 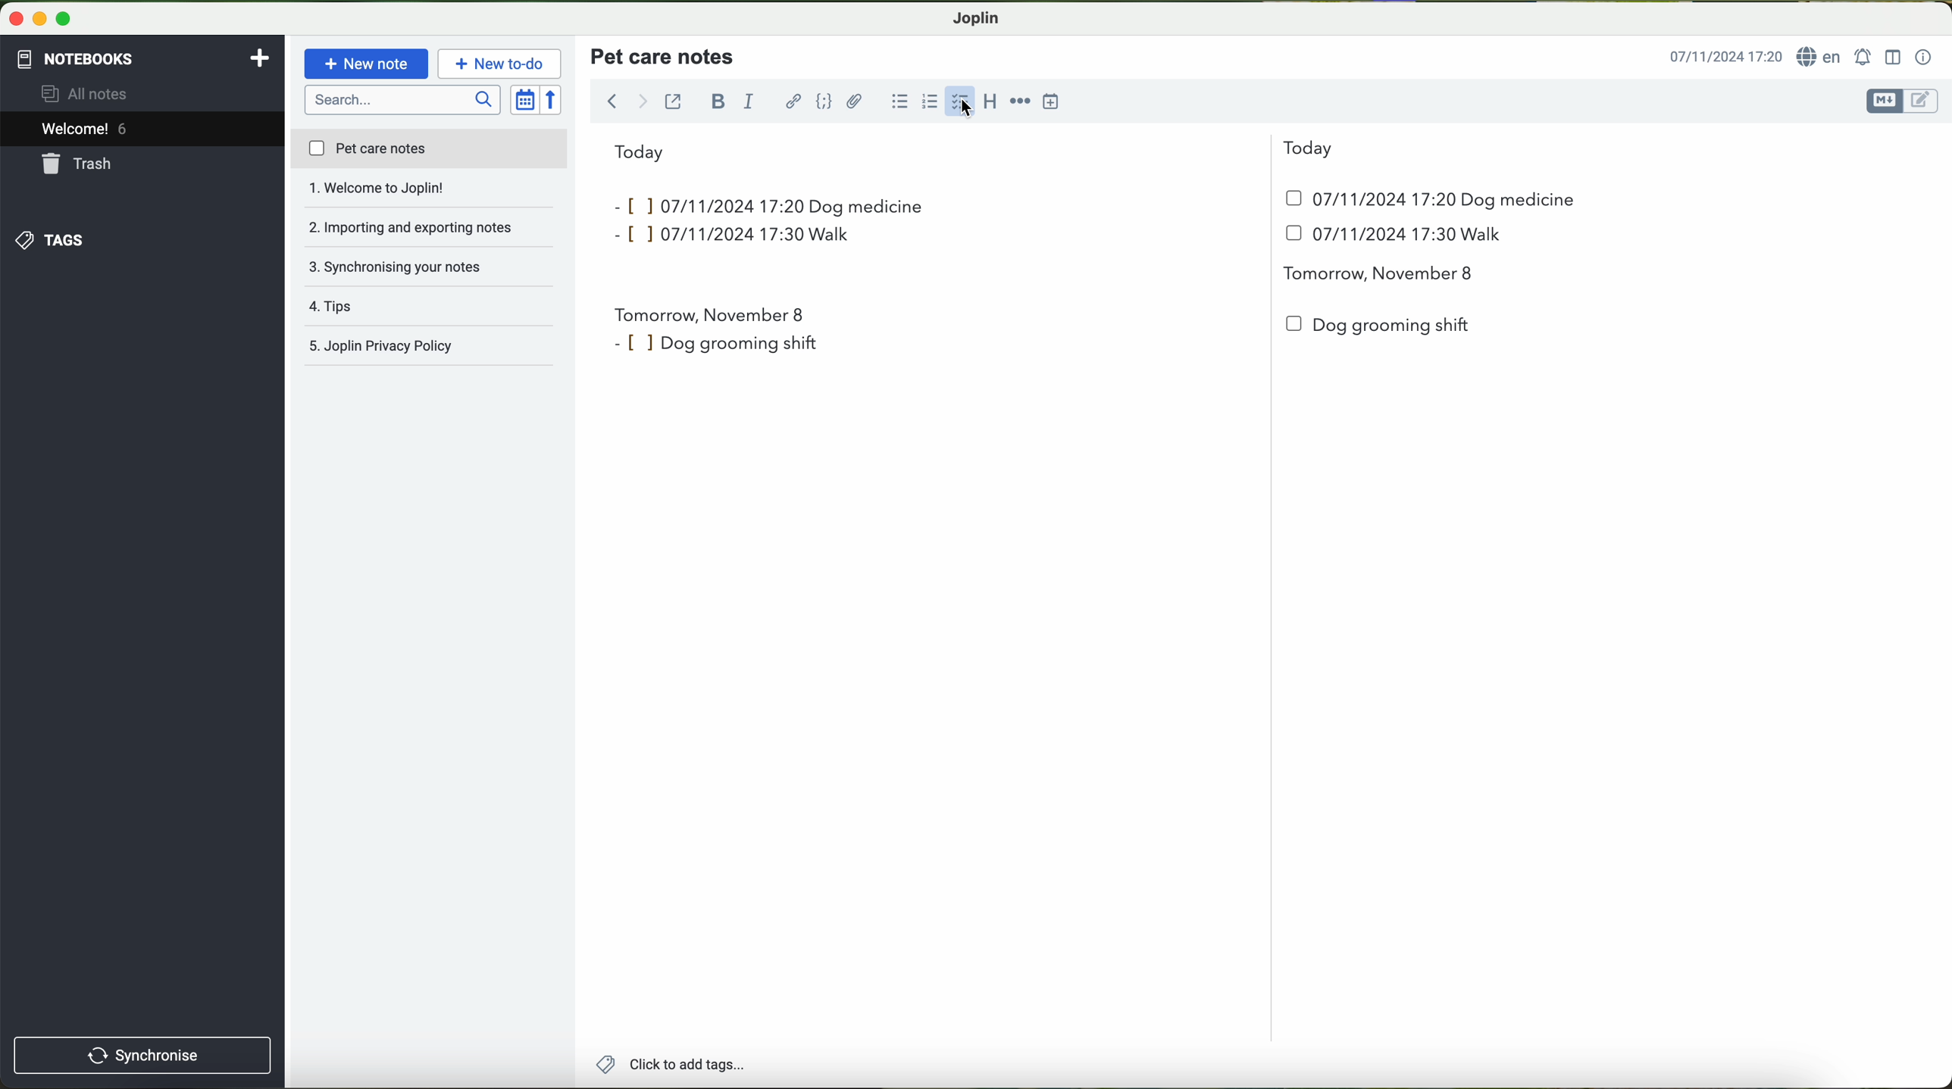 What do you see at coordinates (430, 192) in the screenshot?
I see `importing and exporting notes` at bounding box center [430, 192].